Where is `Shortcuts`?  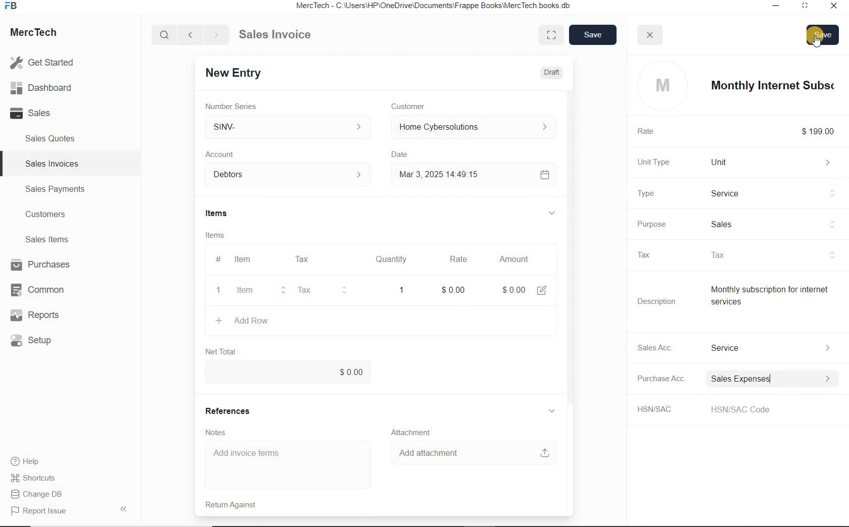 Shortcuts is located at coordinates (38, 479).